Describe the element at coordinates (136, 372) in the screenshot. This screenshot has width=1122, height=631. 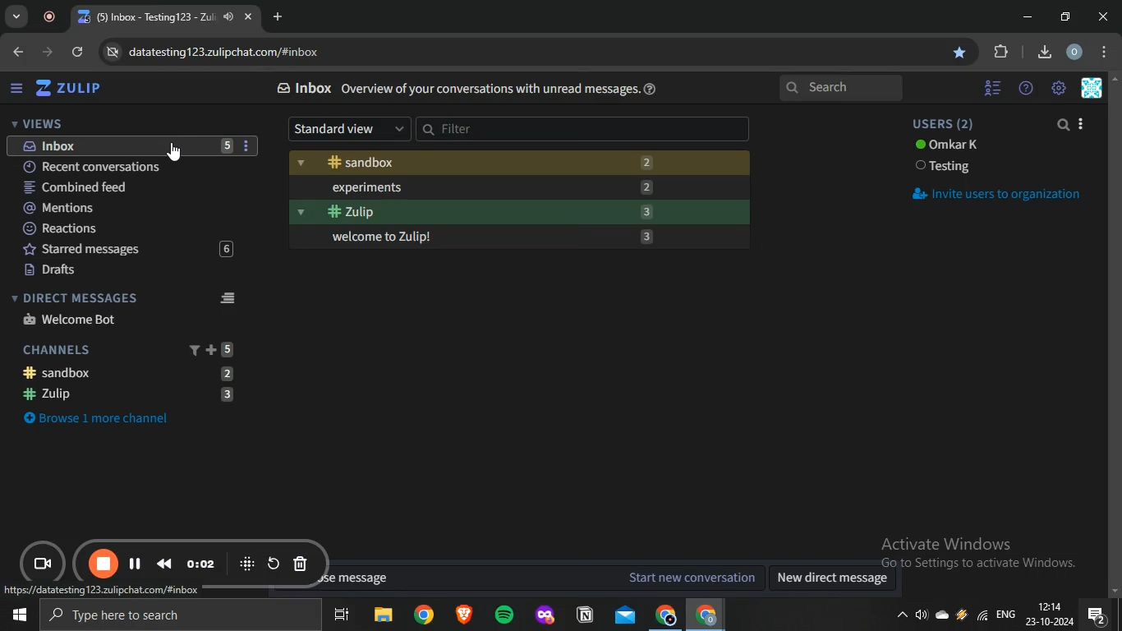
I see `sandbox` at that location.